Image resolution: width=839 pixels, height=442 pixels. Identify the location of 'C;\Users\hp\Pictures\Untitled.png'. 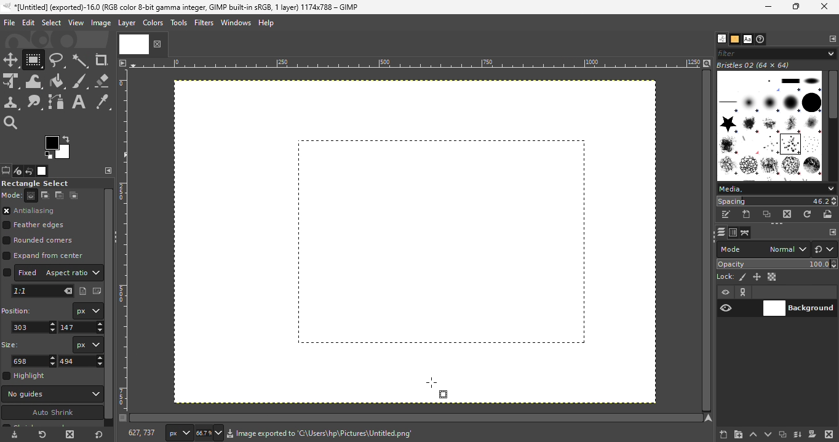
(362, 436).